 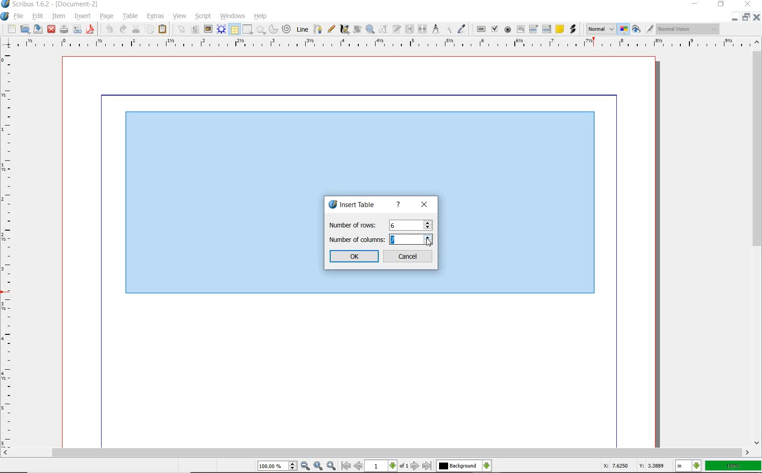 What do you see at coordinates (234, 29) in the screenshot?
I see `table` at bounding box center [234, 29].